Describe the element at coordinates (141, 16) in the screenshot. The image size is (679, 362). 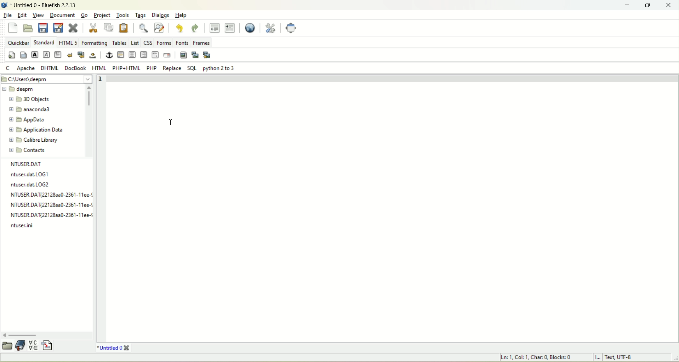
I see `tags` at that location.